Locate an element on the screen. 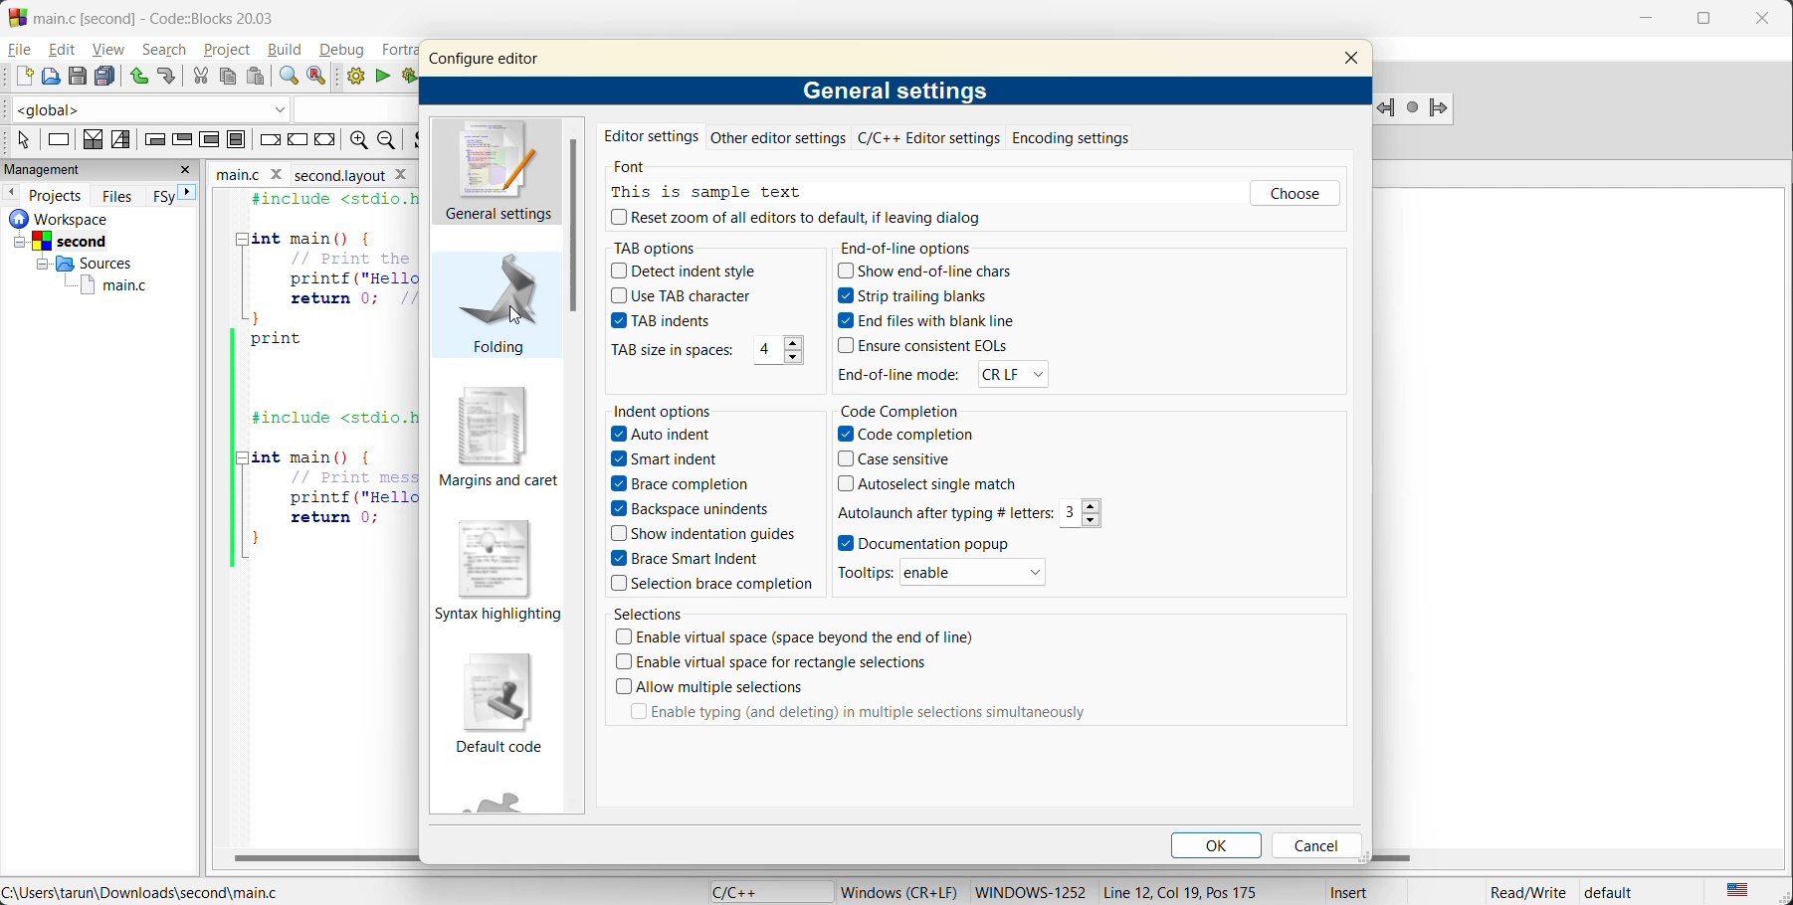 This screenshot has height=905, width=1793. FSy is located at coordinates (162, 200).